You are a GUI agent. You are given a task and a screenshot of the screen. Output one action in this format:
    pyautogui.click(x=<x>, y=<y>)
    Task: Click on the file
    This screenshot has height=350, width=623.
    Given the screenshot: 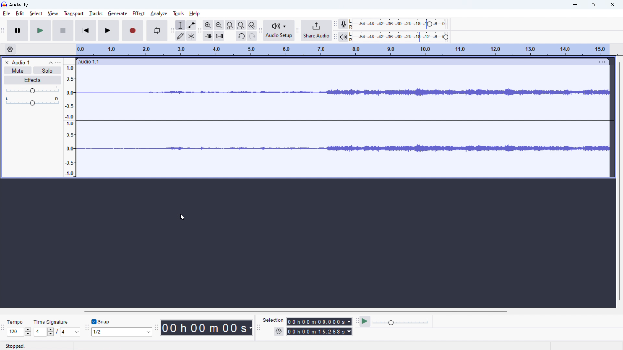 What is the action you would take?
    pyautogui.click(x=6, y=14)
    